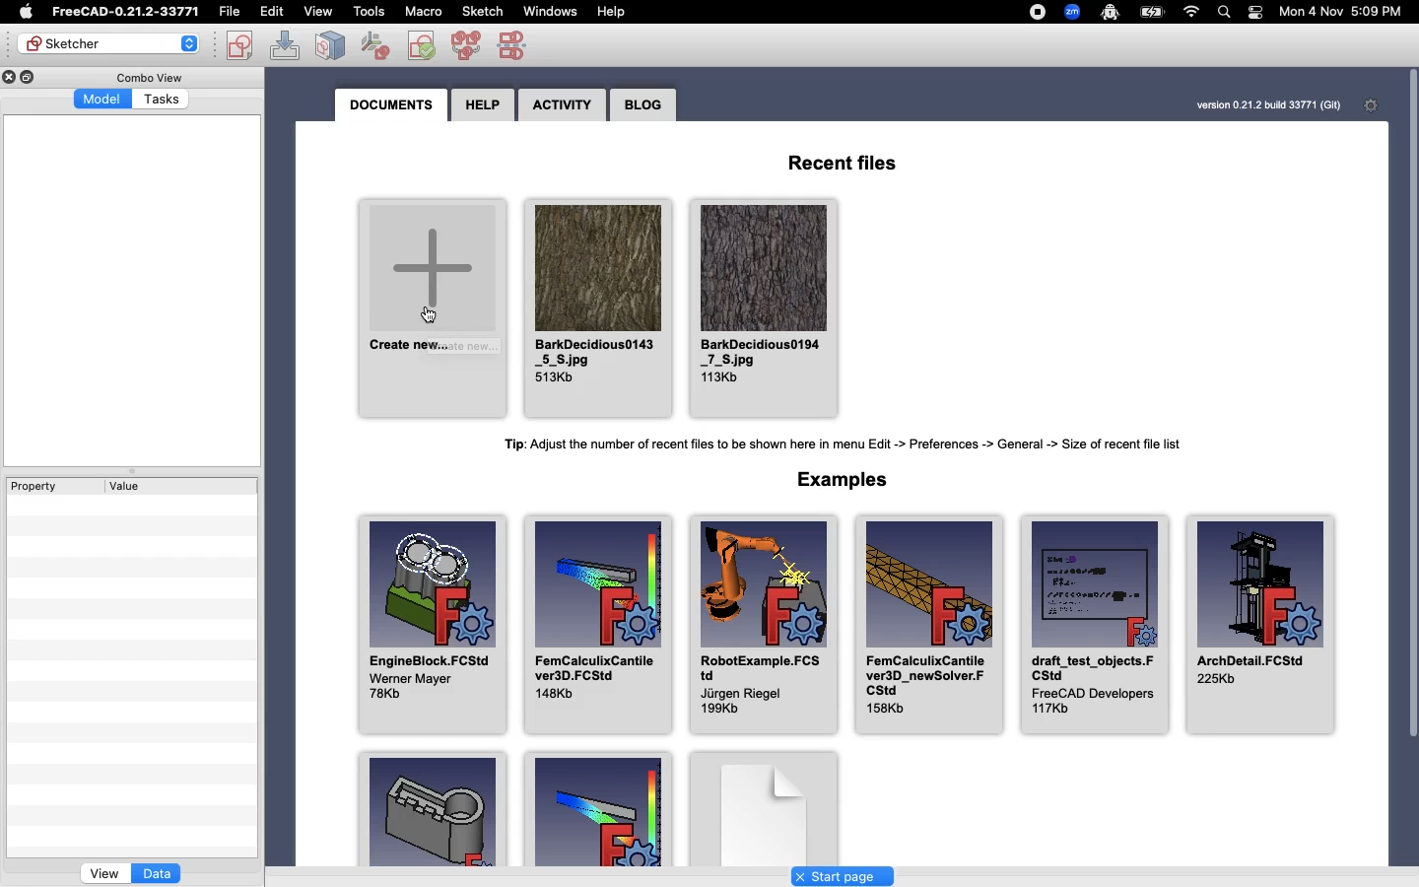 This screenshot has height=887, width=1419. Describe the element at coordinates (933, 624) in the screenshot. I see `FemCalculixCantile ver3D_newSolver.FCStd 158Kb` at that location.